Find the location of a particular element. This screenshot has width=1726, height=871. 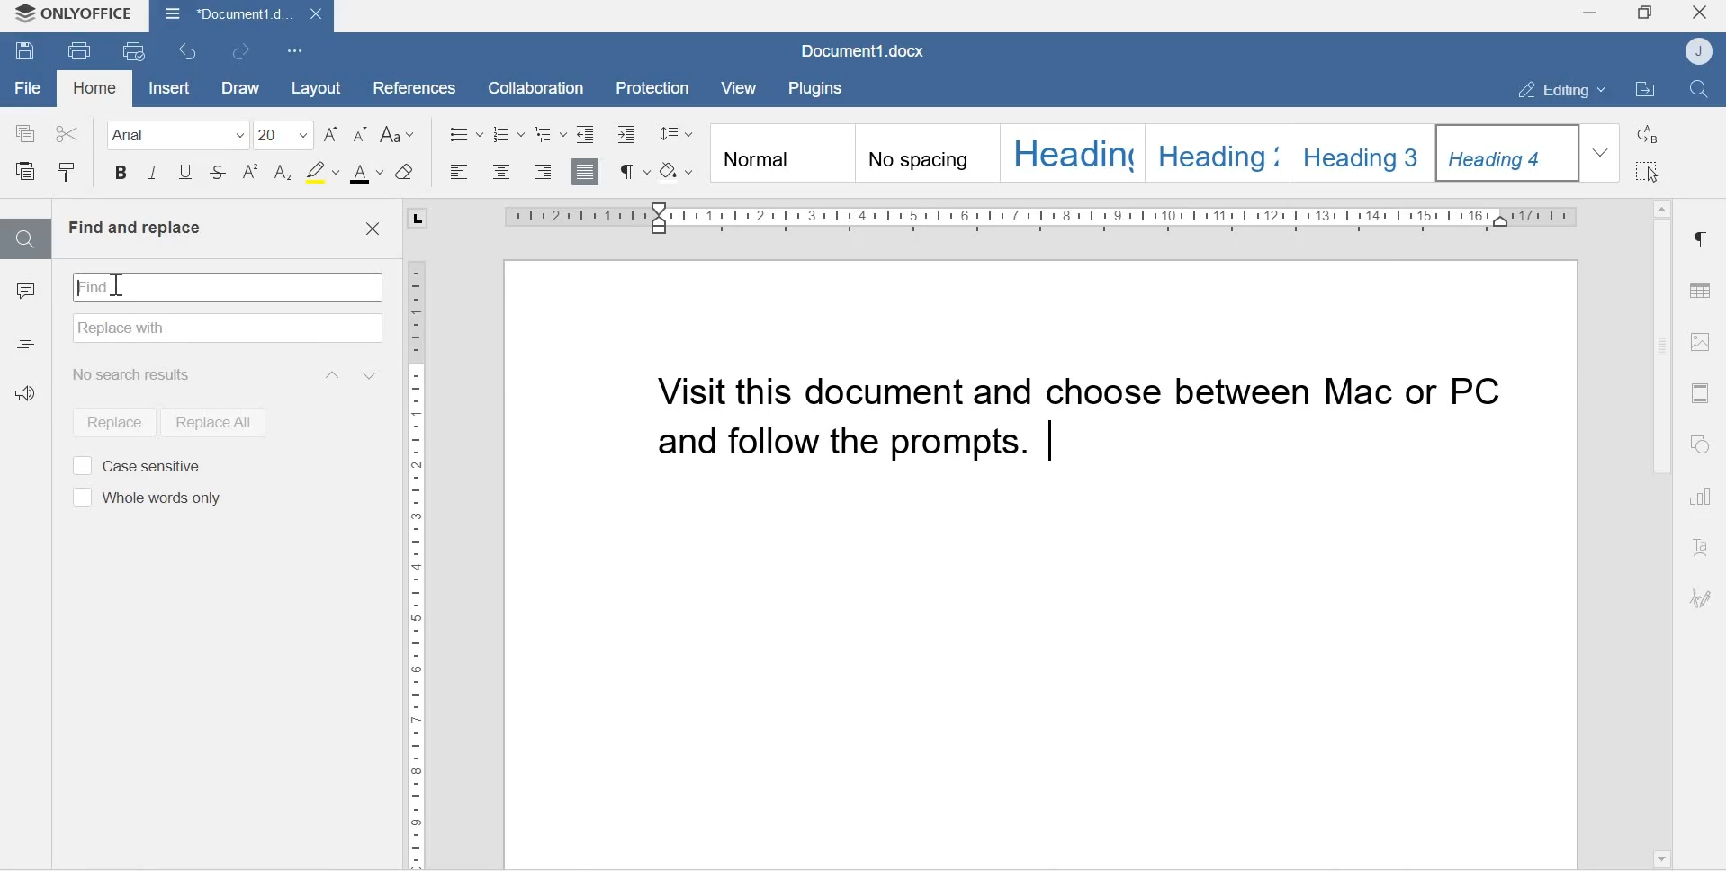

font color is located at coordinates (367, 174).